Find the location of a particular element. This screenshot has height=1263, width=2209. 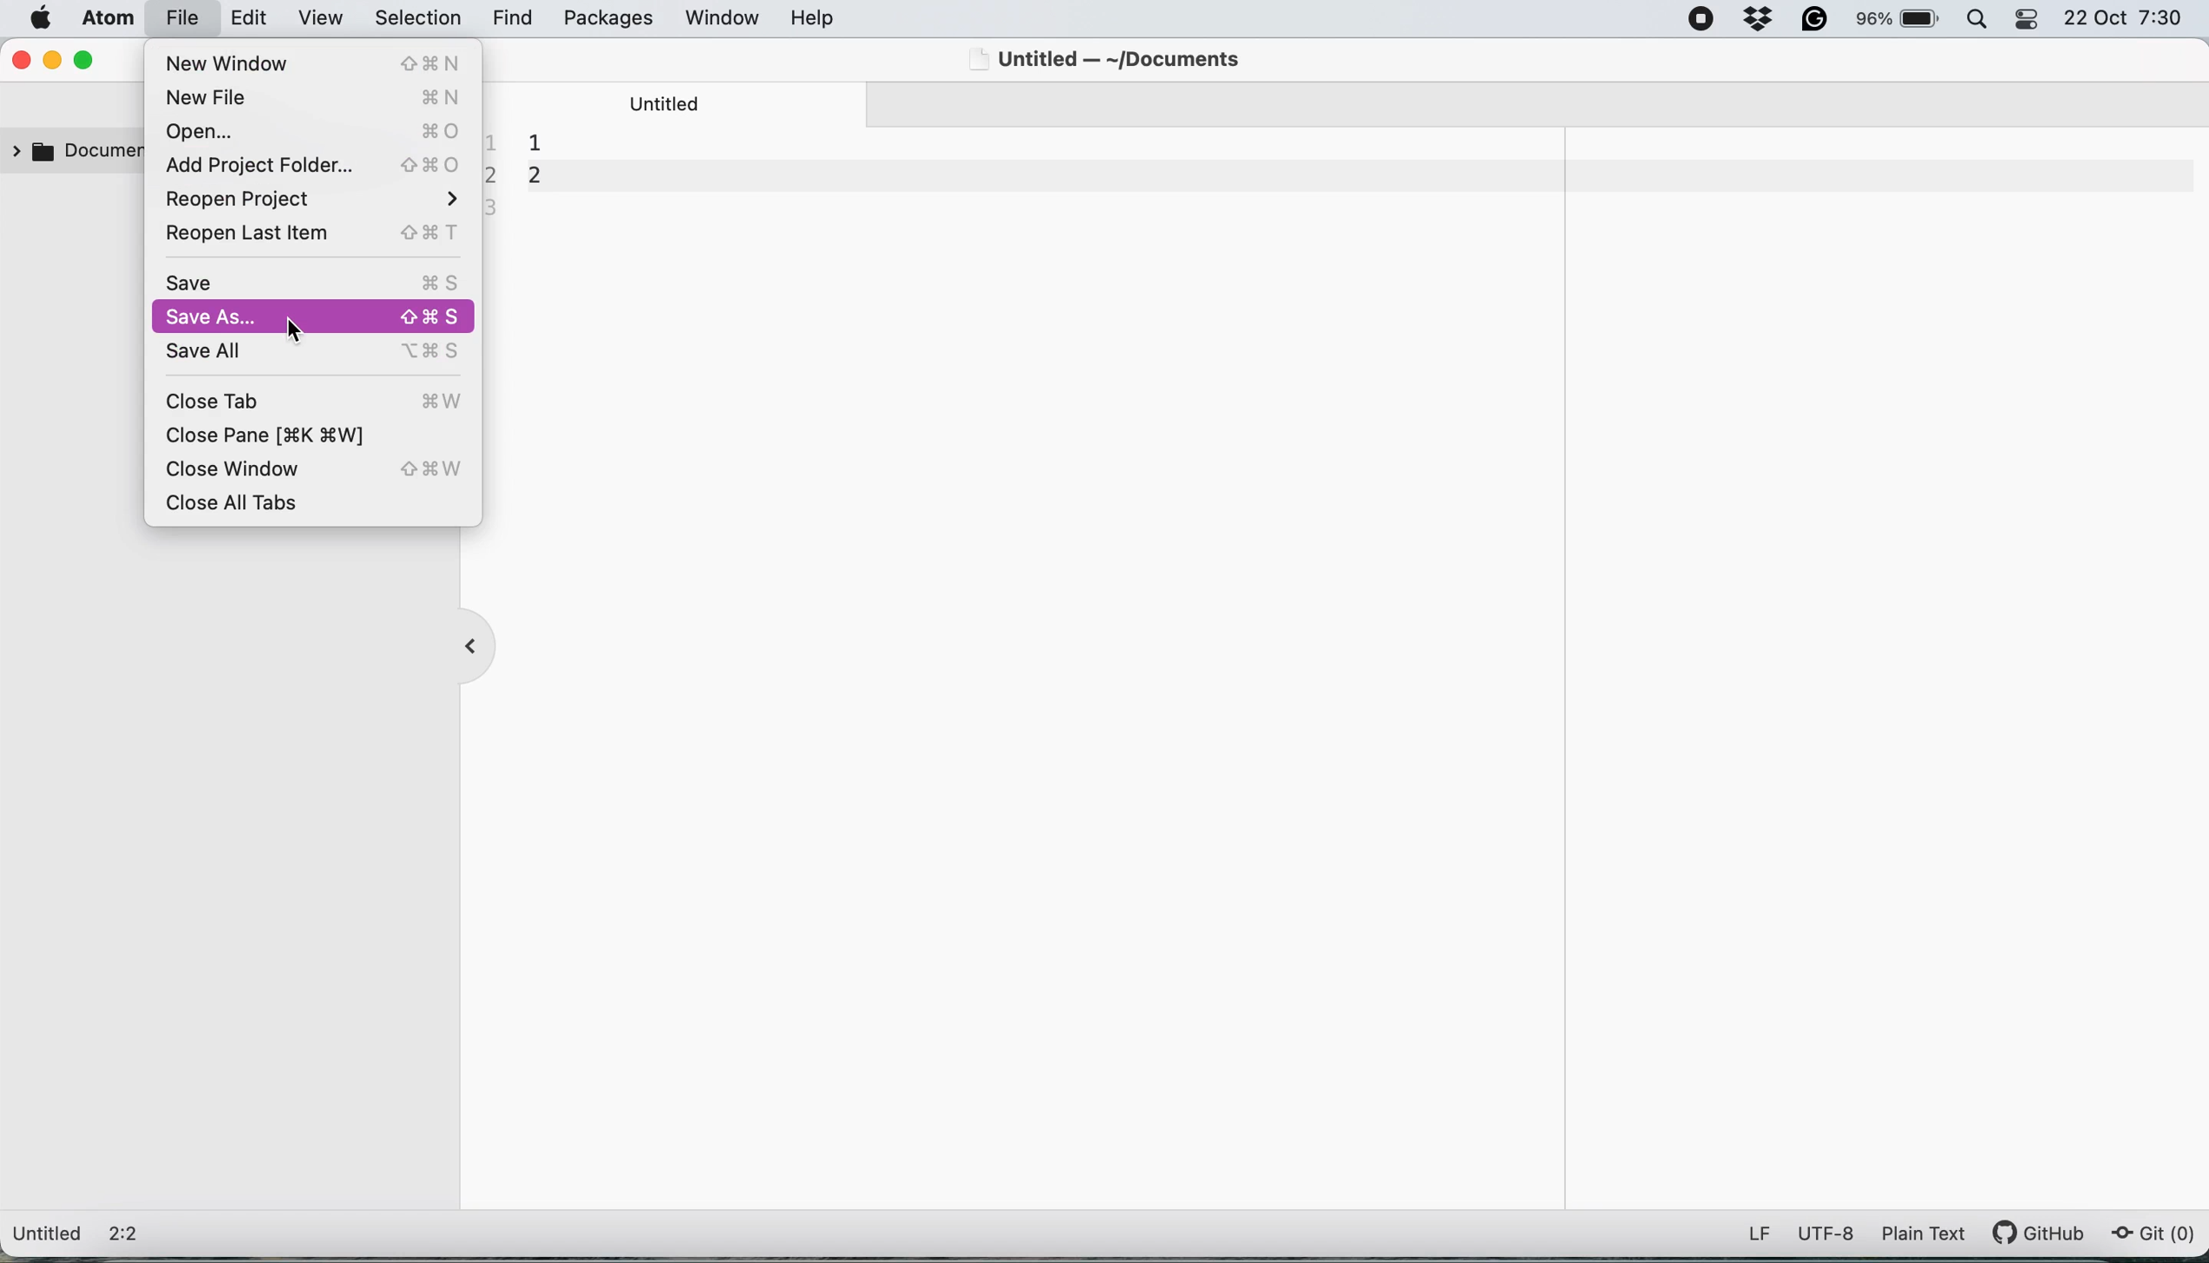

document contents is located at coordinates (541, 173).